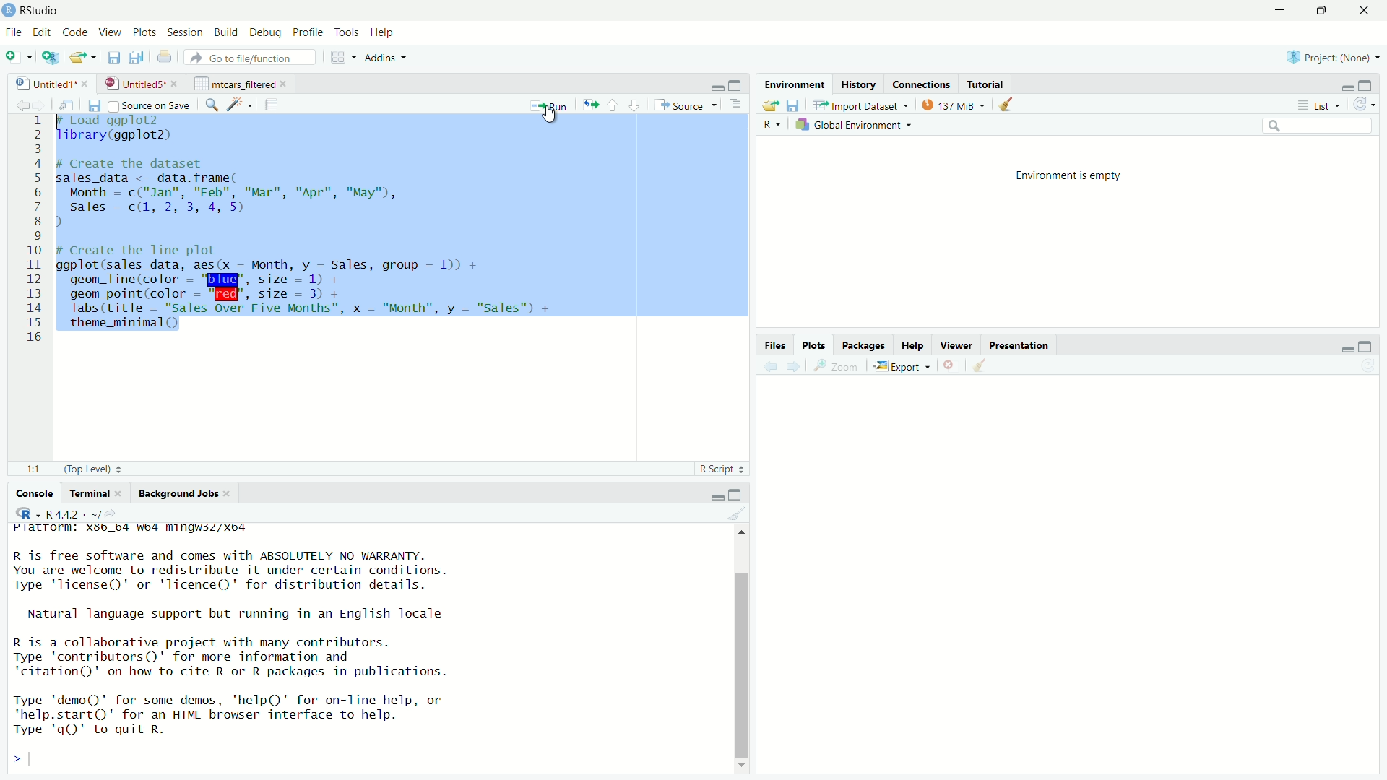 This screenshot has width=1387, height=780. What do you see at coordinates (28, 494) in the screenshot?
I see `console` at bounding box center [28, 494].